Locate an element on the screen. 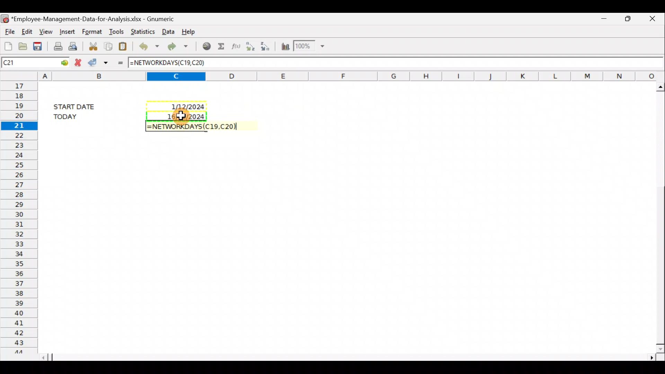  =NETWORKDAYS(C19,20) is located at coordinates (169, 63).